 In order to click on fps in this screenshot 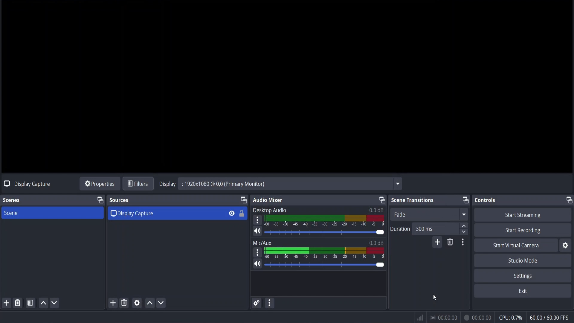, I will do `click(550, 317)`.